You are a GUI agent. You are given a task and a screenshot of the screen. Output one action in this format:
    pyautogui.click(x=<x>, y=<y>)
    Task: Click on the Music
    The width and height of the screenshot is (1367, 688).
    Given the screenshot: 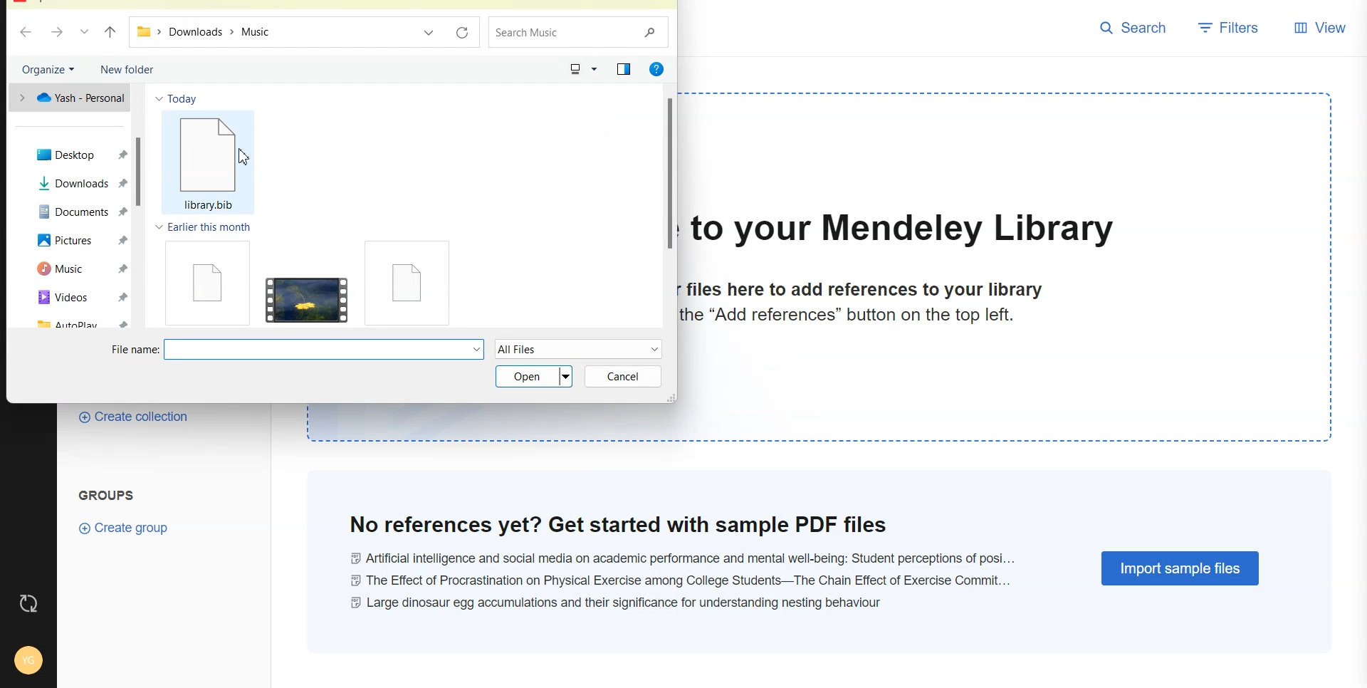 What is the action you would take?
    pyautogui.click(x=70, y=268)
    